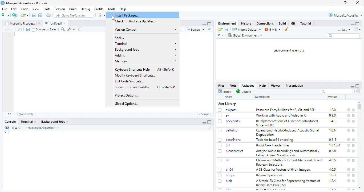  I want to click on Tools, so click(112, 9).